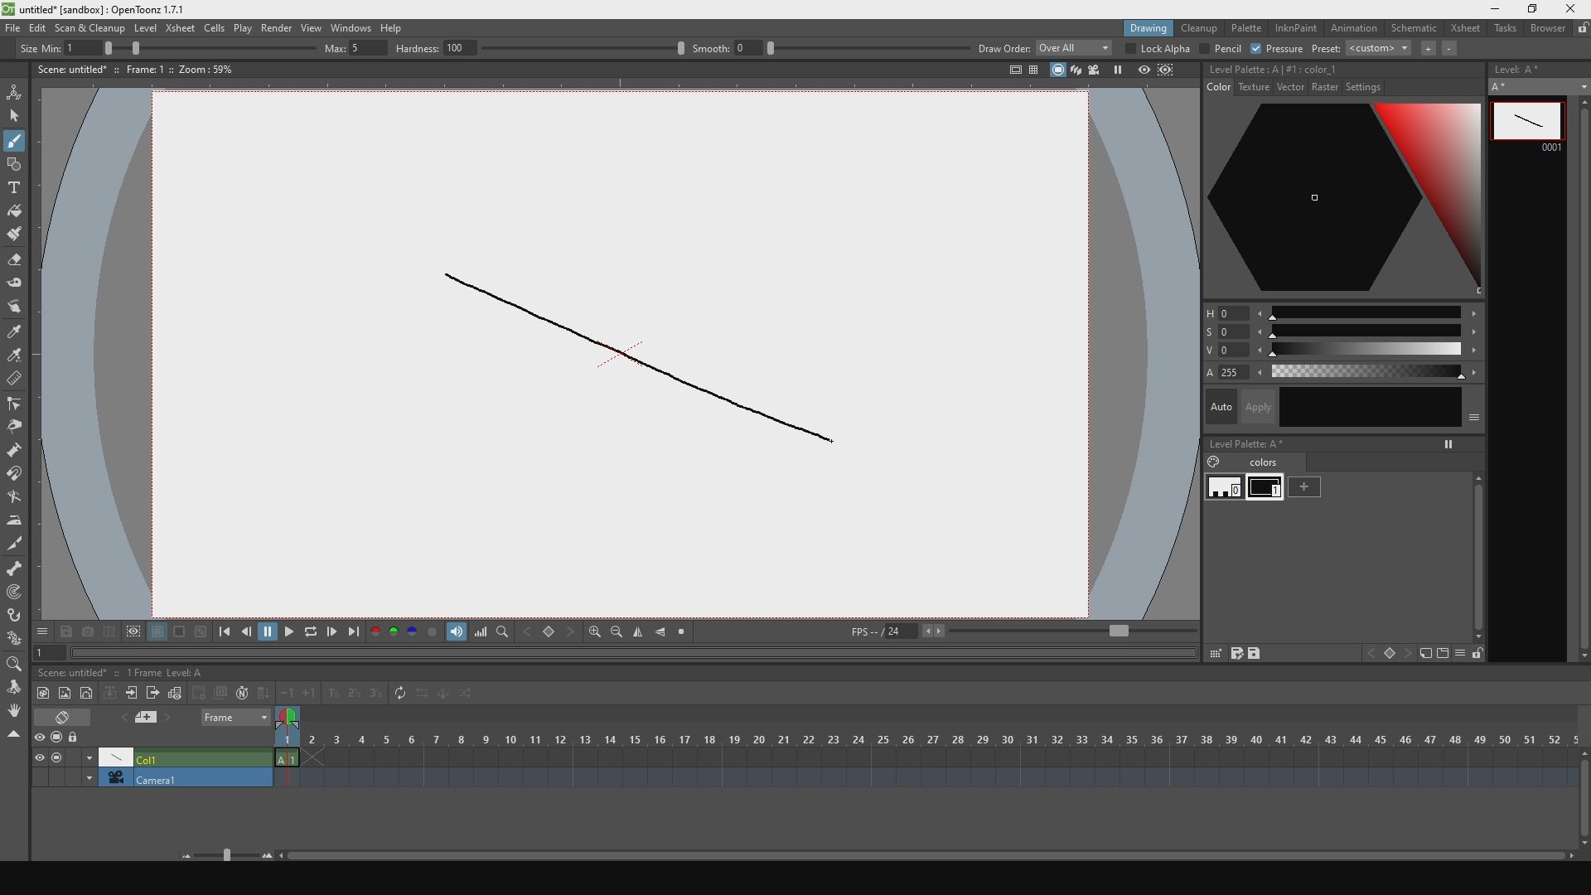 The image size is (1591, 895). Describe the element at coordinates (16, 260) in the screenshot. I see `erase` at that location.